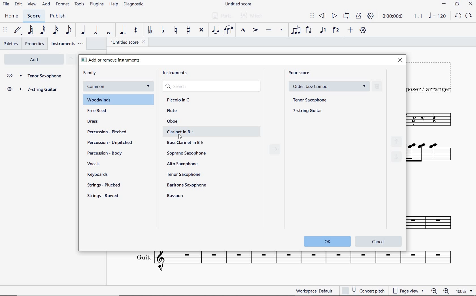 The width and height of the screenshot is (476, 296). Describe the element at coordinates (33, 16) in the screenshot. I see `SCORE` at that location.